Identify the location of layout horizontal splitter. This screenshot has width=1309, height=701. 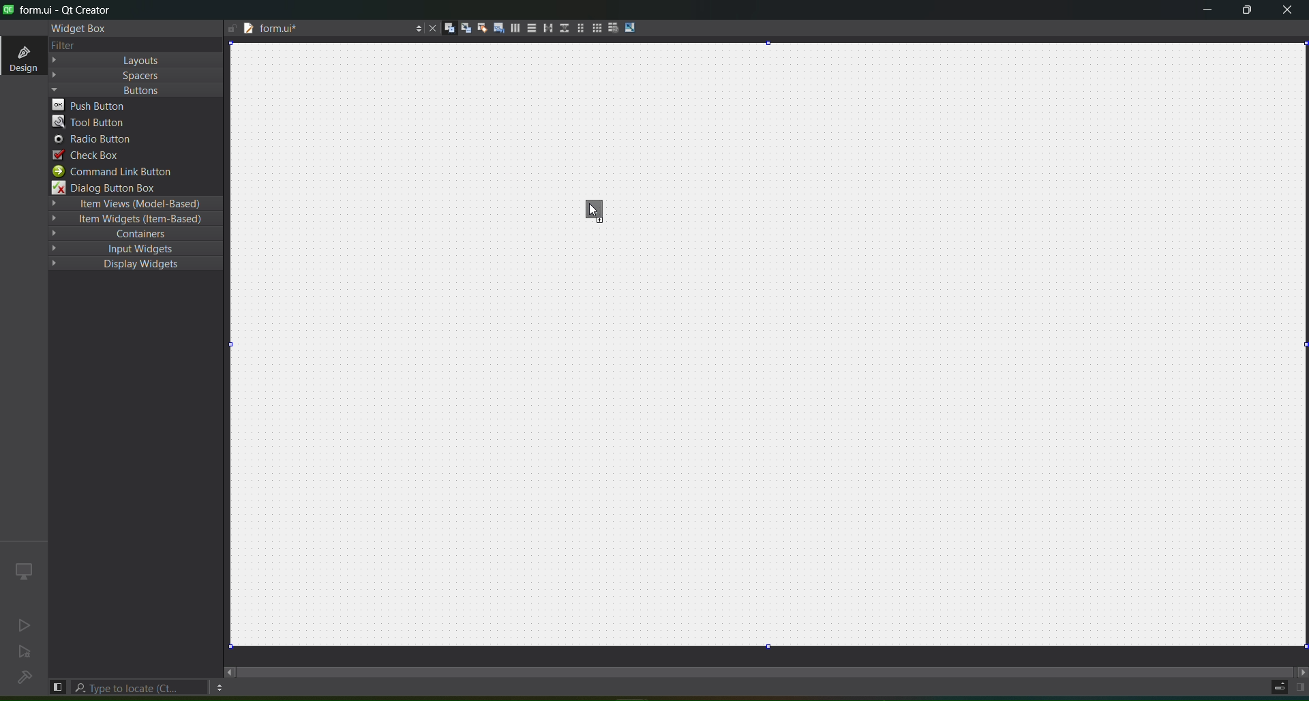
(545, 28).